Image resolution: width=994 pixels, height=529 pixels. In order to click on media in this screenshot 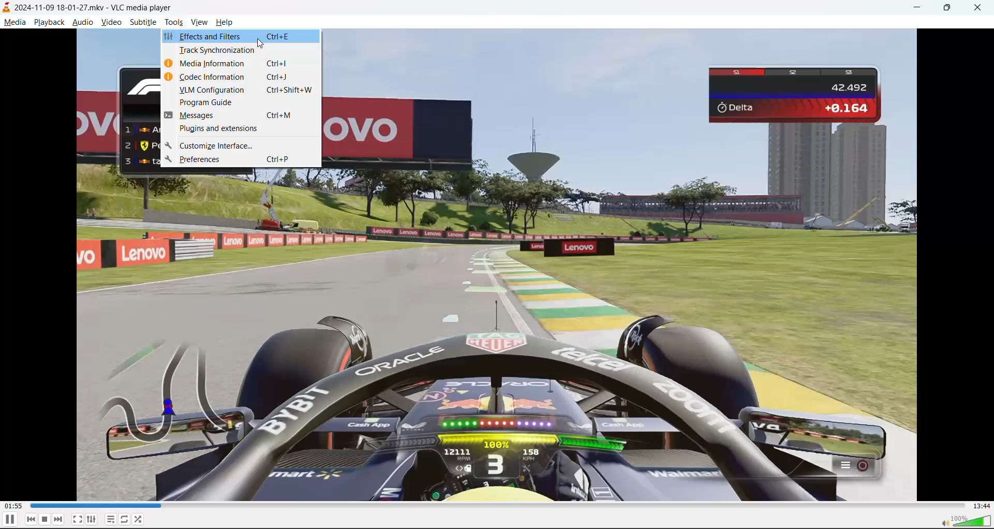, I will do `click(16, 23)`.